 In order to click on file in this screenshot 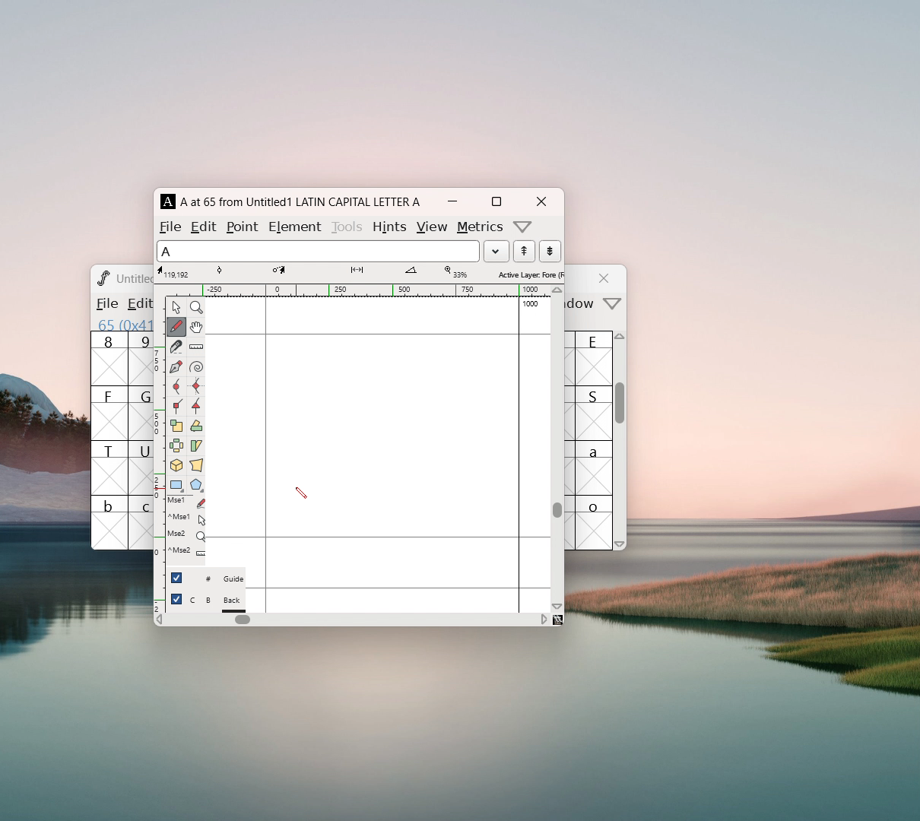, I will do `click(106, 303)`.